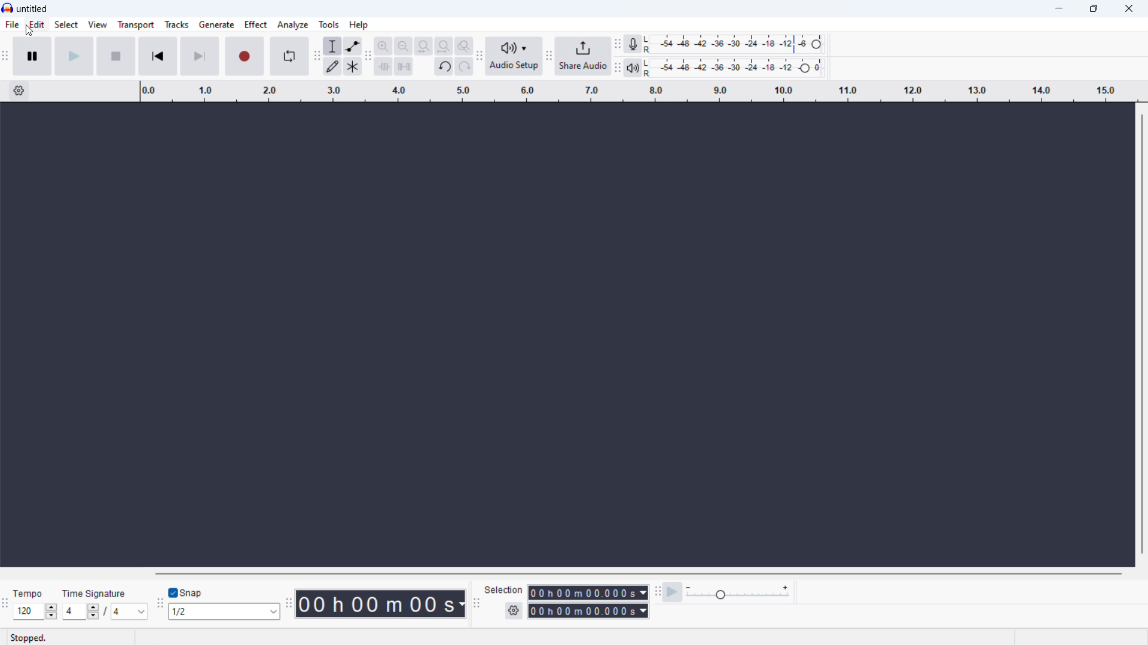 The width and height of the screenshot is (1148, 645). What do you see at coordinates (117, 56) in the screenshot?
I see `stop` at bounding box center [117, 56].